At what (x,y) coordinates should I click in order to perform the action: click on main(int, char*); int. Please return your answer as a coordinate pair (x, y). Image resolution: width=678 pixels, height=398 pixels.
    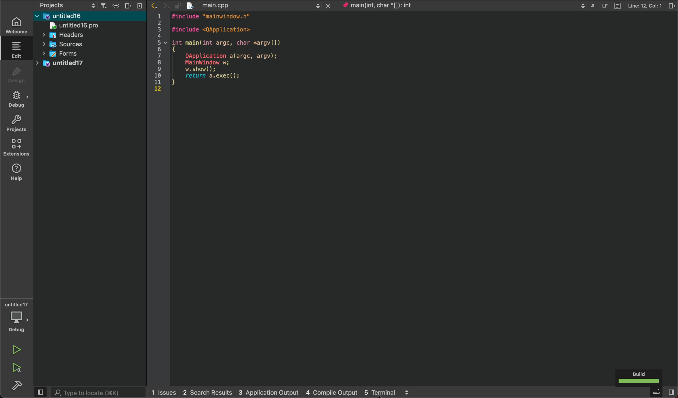
    Looking at the image, I should click on (392, 5).